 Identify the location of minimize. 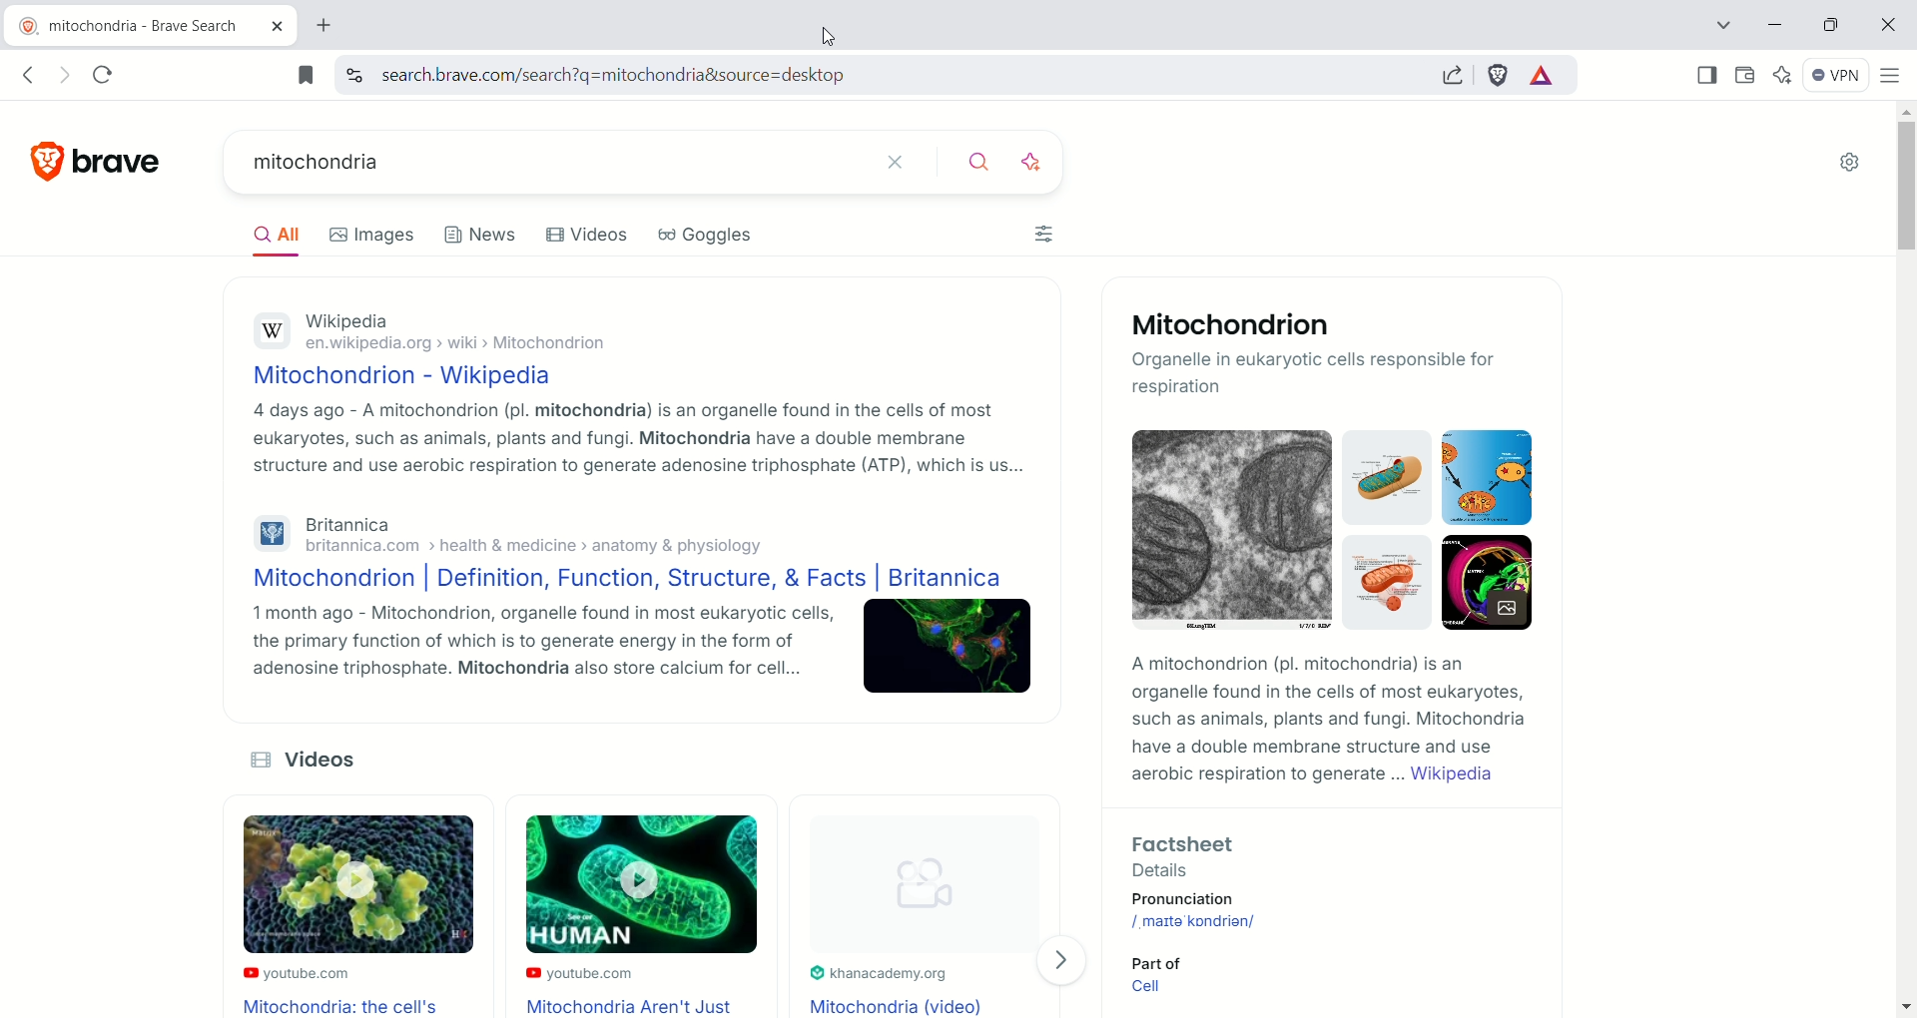
(1776, 24).